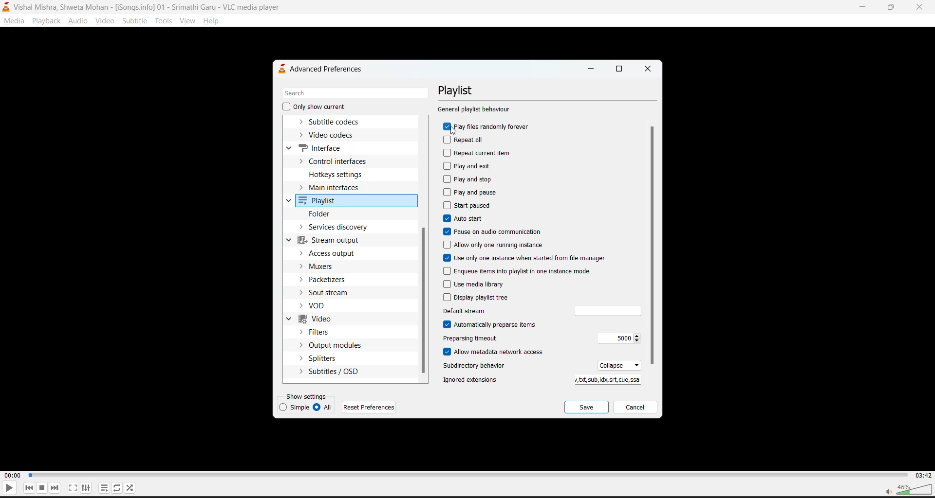 The image size is (935, 498). I want to click on play and pause, so click(470, 193).